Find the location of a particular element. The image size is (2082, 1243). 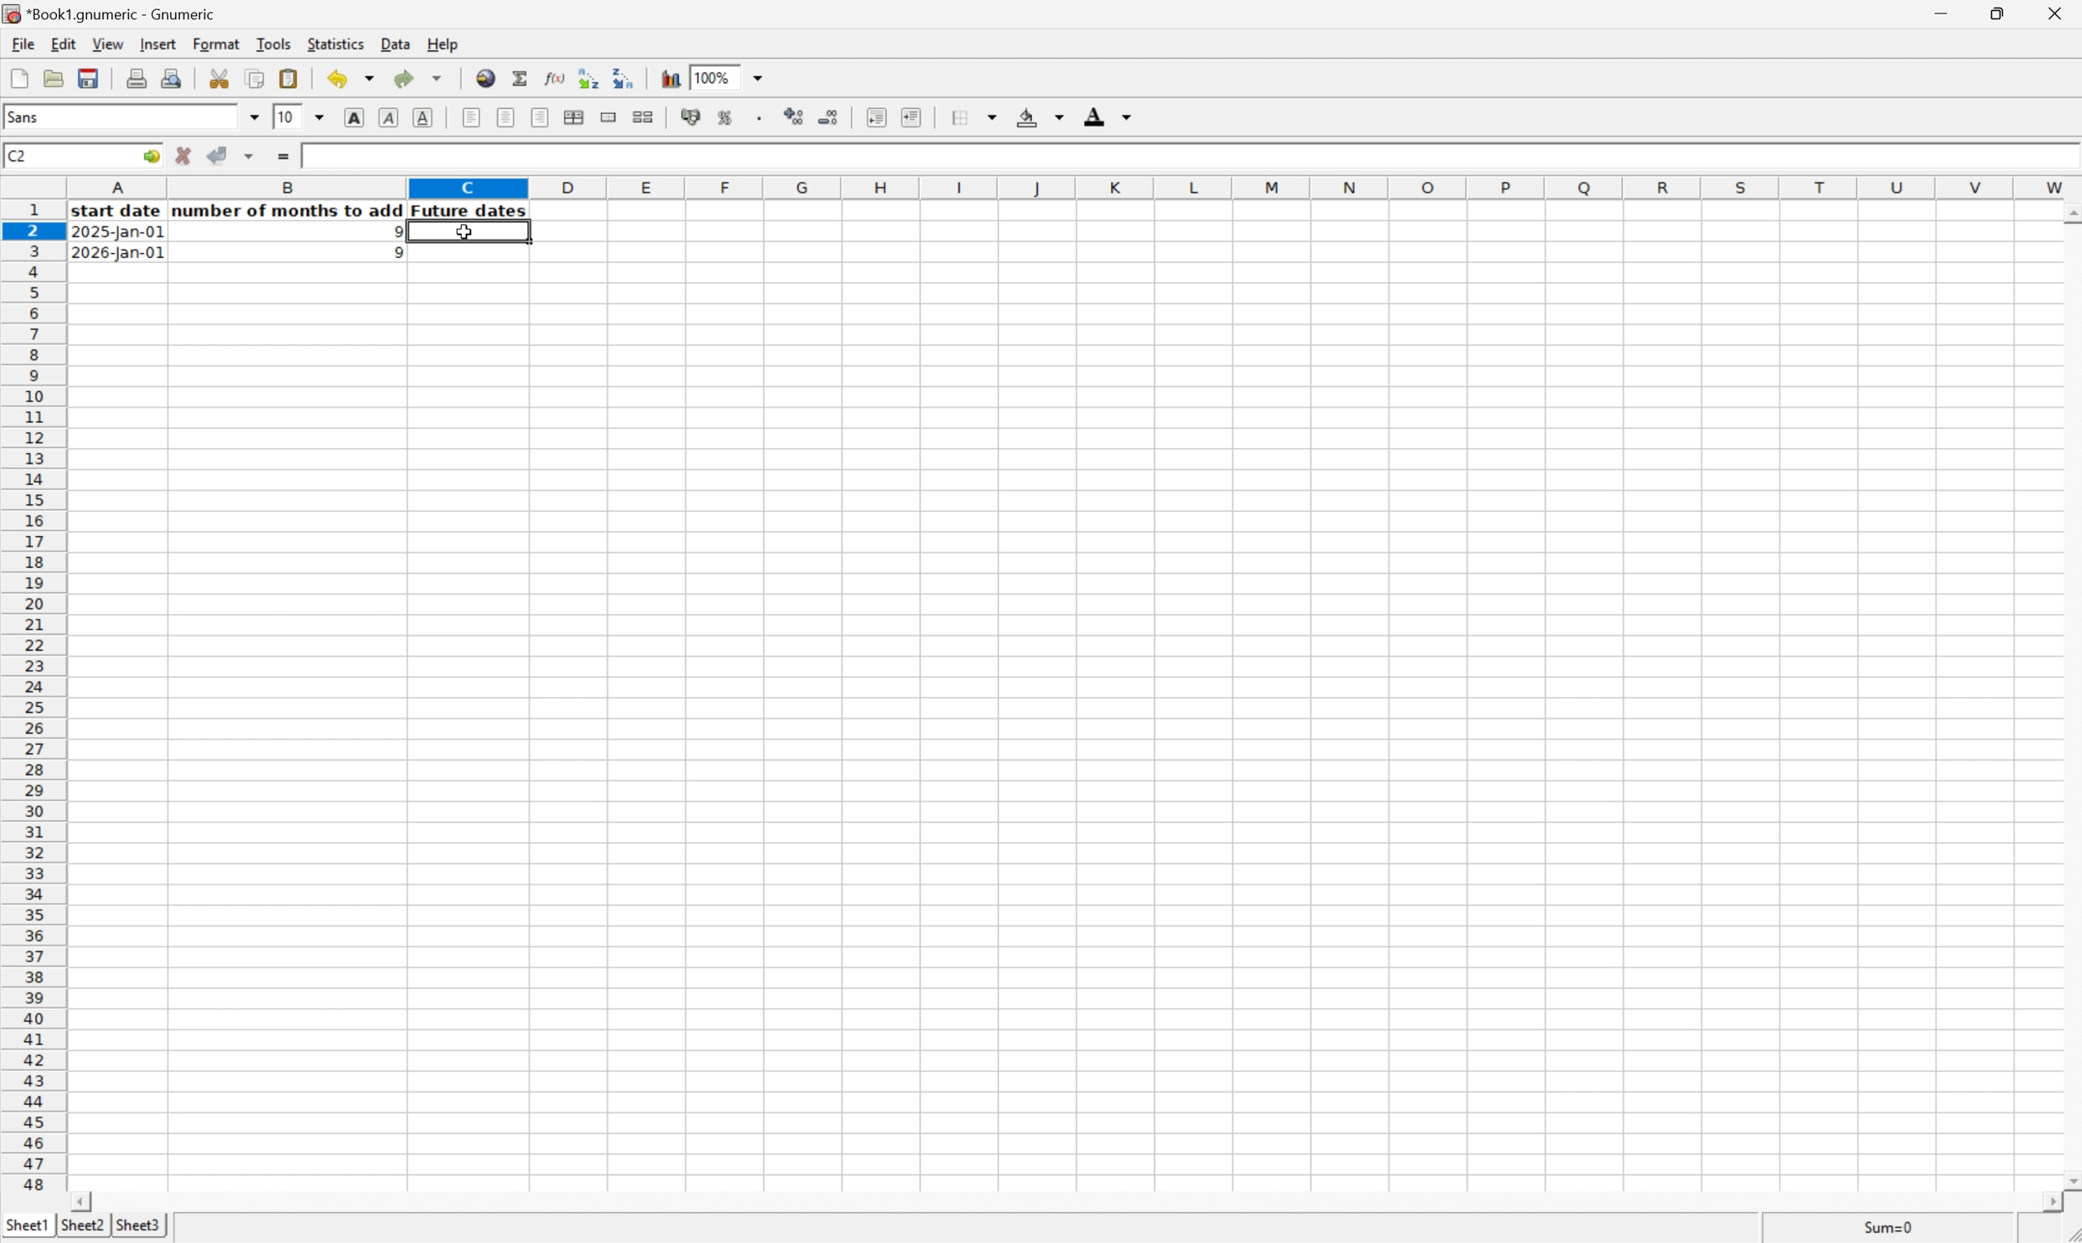

Drop Down is located at coordinates (765, 78).